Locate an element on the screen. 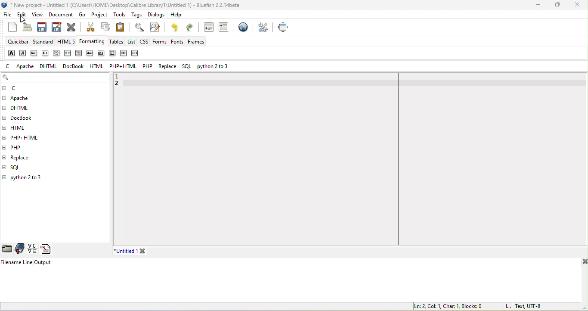  dhtml is located at coordinates (50, 65).